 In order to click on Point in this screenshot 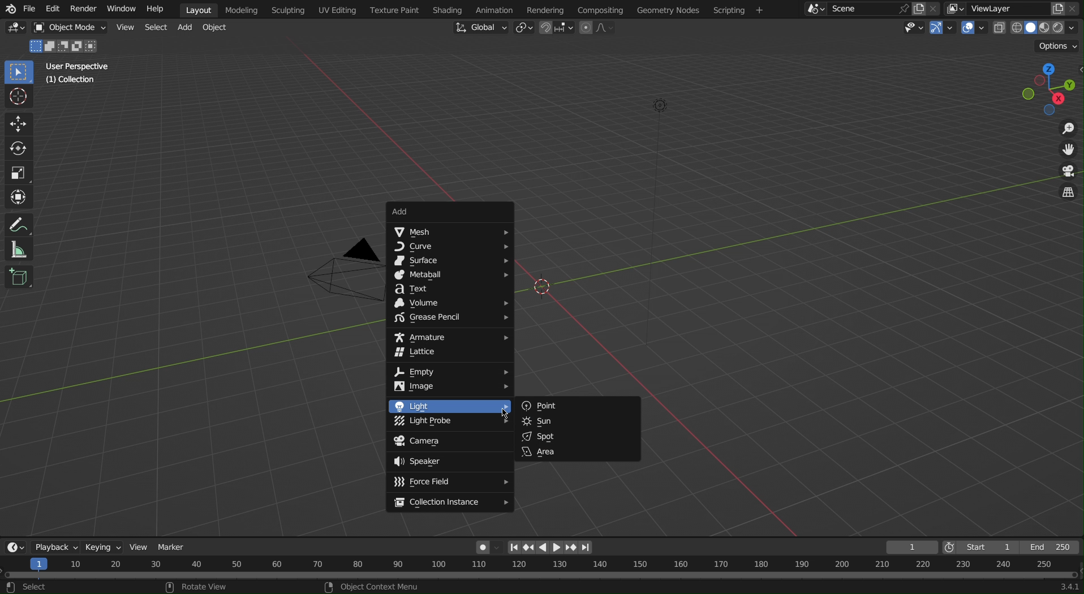, I will do `click(576, 406)`.